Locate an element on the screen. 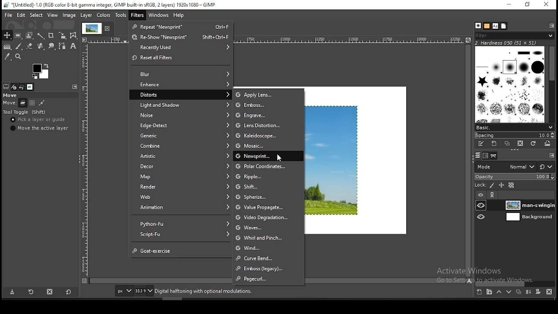  select is located at coordinates (36, 15).